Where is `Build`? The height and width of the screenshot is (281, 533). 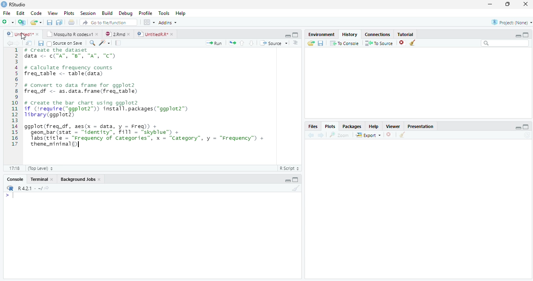 Build is located at coordinates (108, 13).